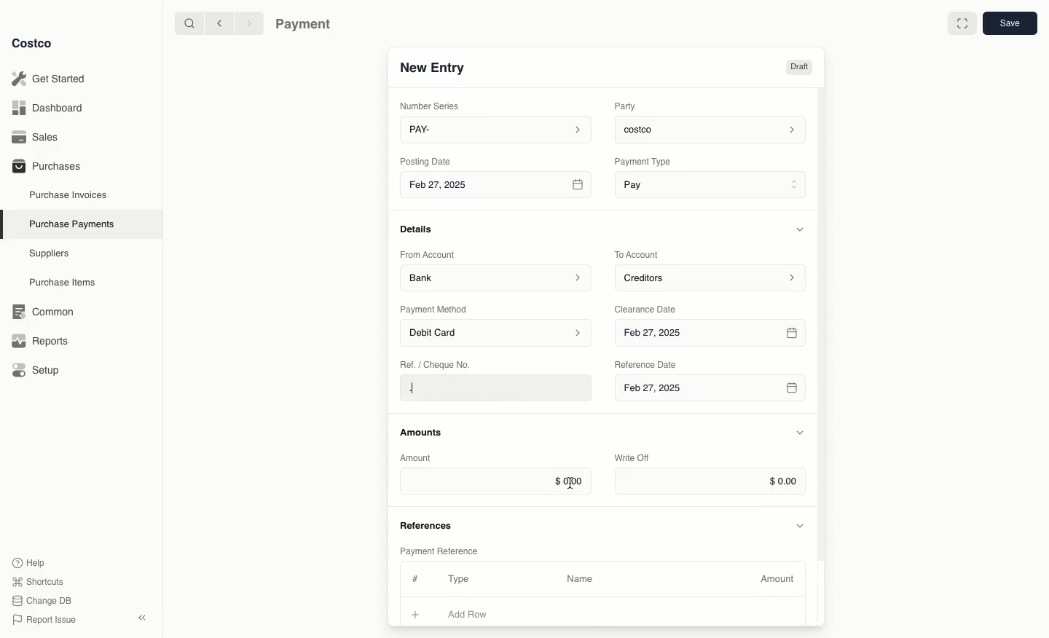 This screenshot has width=1049, height=638. I want to click on Search, so click(189, 22).